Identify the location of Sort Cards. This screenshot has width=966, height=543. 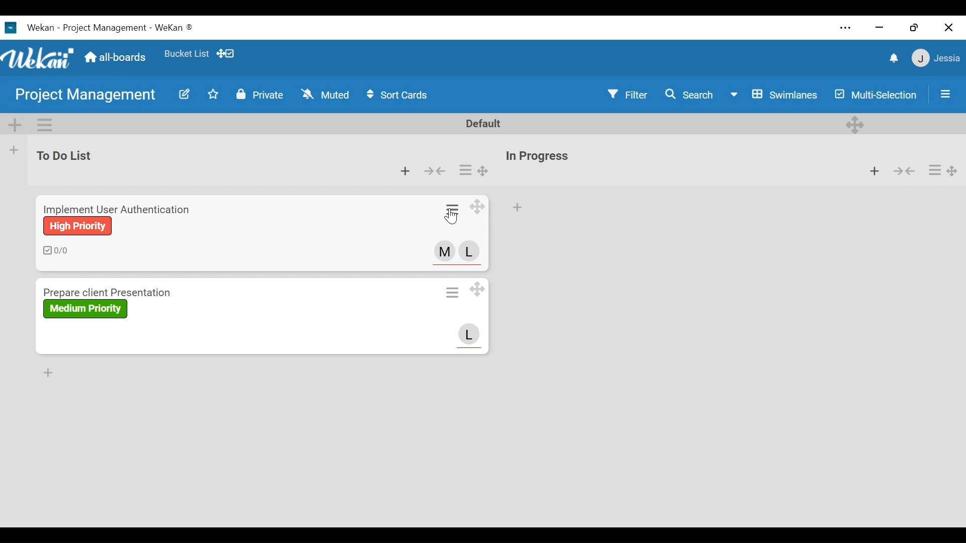
(399, 95).